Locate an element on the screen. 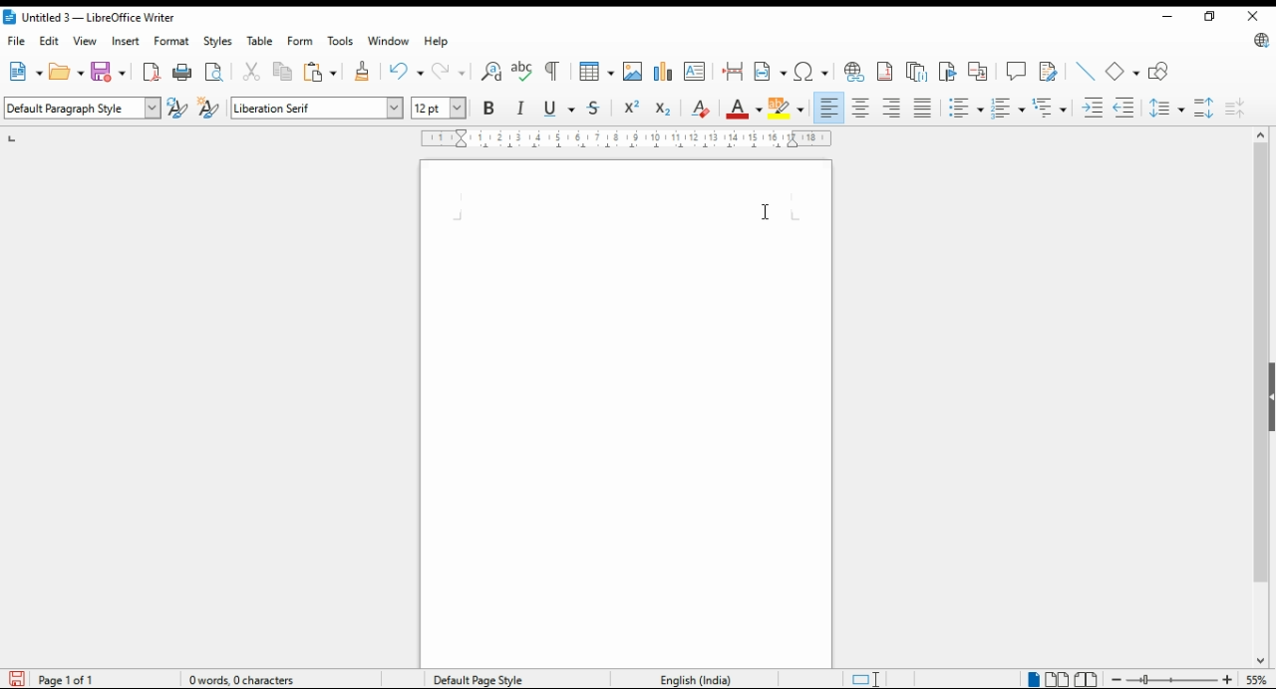  file is located at coordinates (17, 41).